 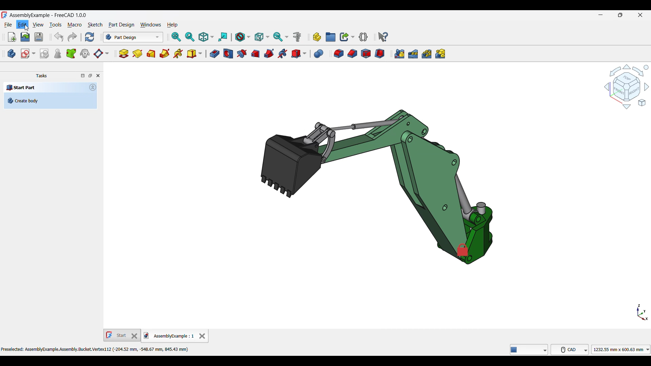 I want to click on Current image, so click(x=377, y=187).